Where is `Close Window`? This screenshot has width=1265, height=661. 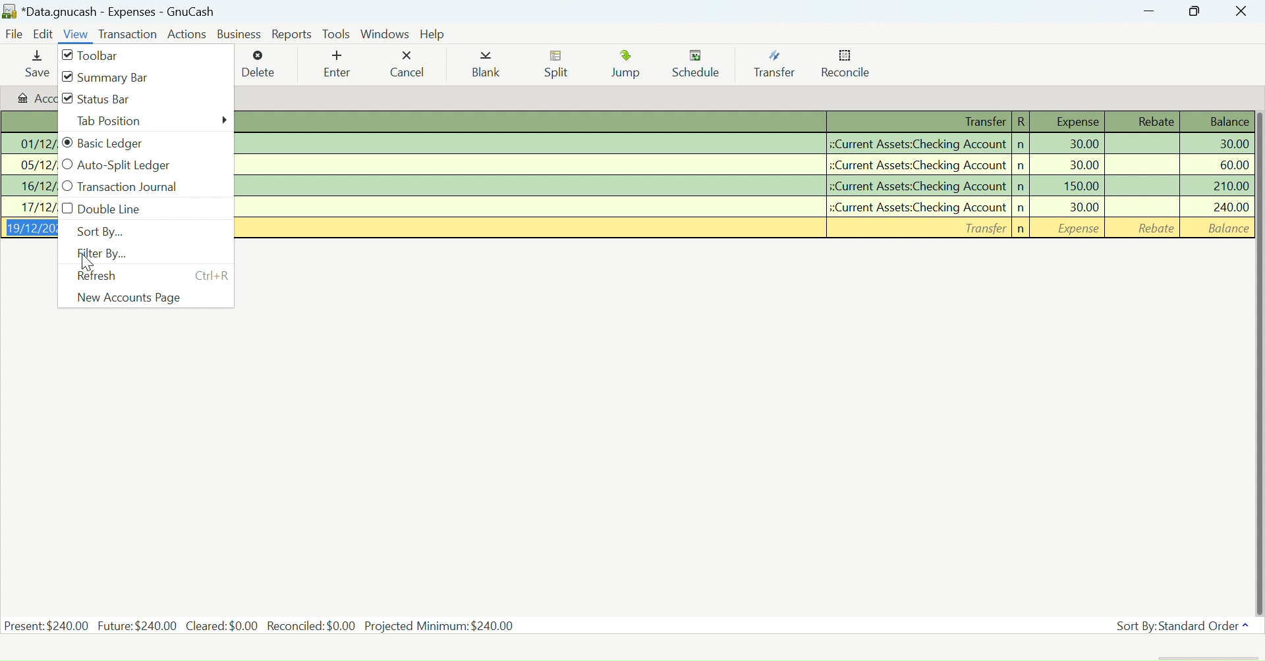
Close Window is located at coordinates (1241, 11).